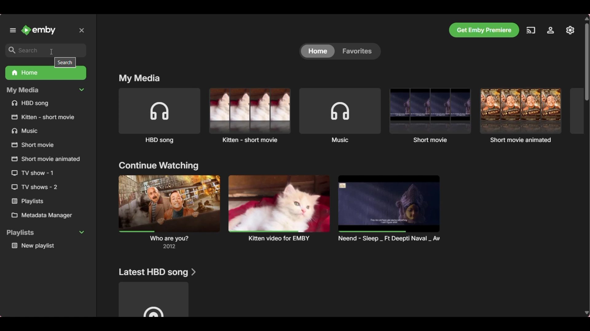 Image resolution: width=590 pixels, height=331 pixels. Describe the element at coordinates (47, 246) in the screenshot. I see `Media under playlists` at that location.